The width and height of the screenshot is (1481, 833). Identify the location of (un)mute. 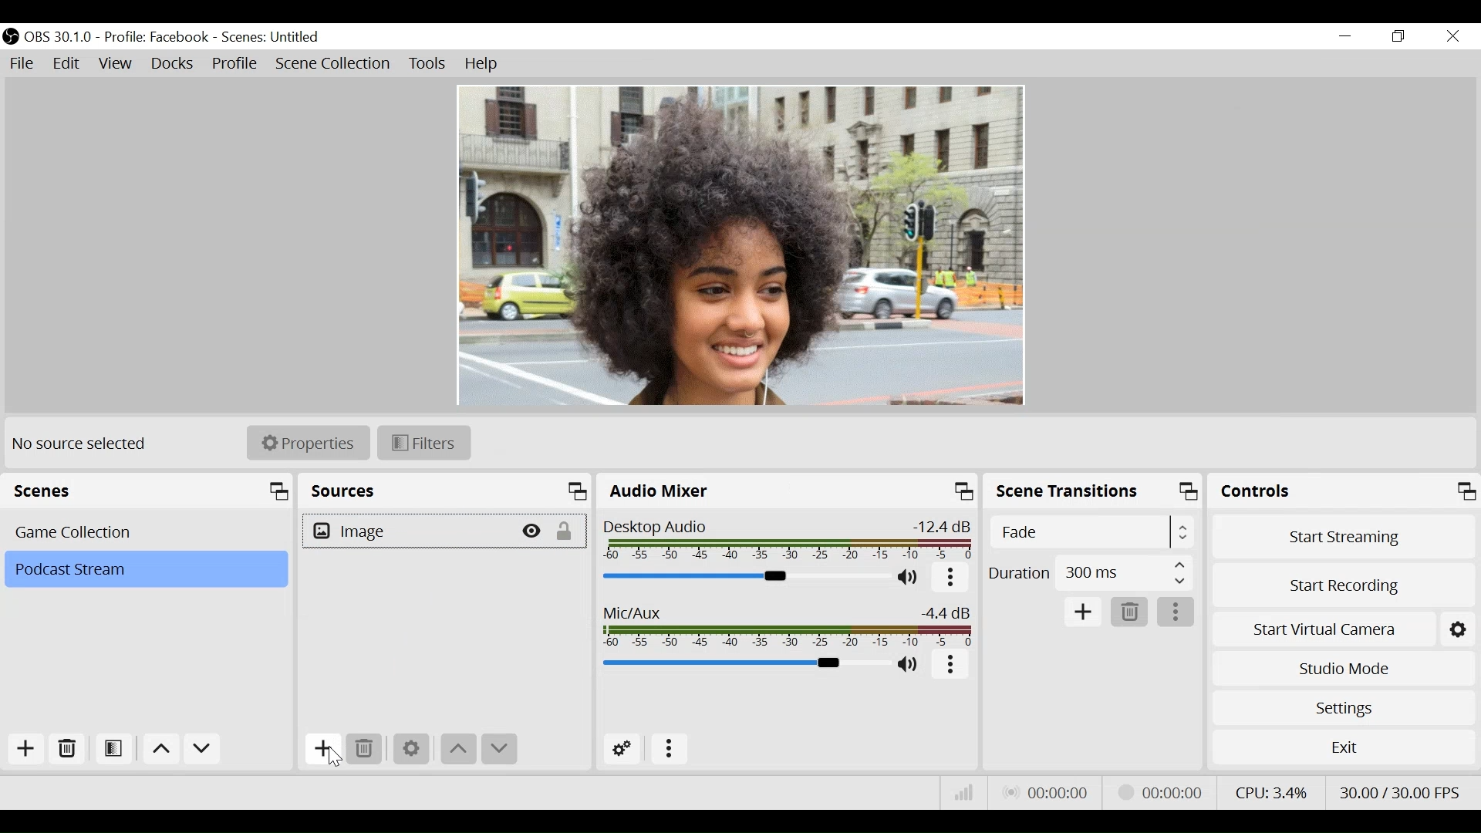
(910, 666).